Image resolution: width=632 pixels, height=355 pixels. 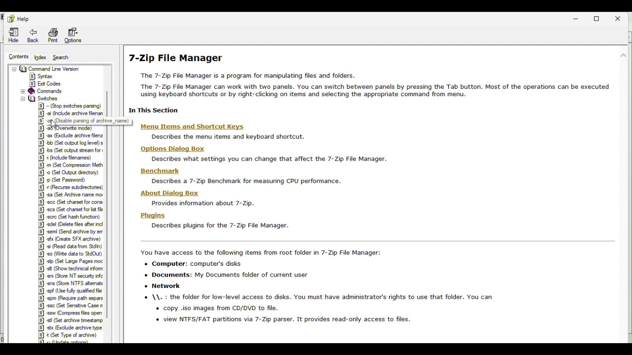 I want to click on |&] esc (Set Sensitive Case n, so click(x=70, y=306).